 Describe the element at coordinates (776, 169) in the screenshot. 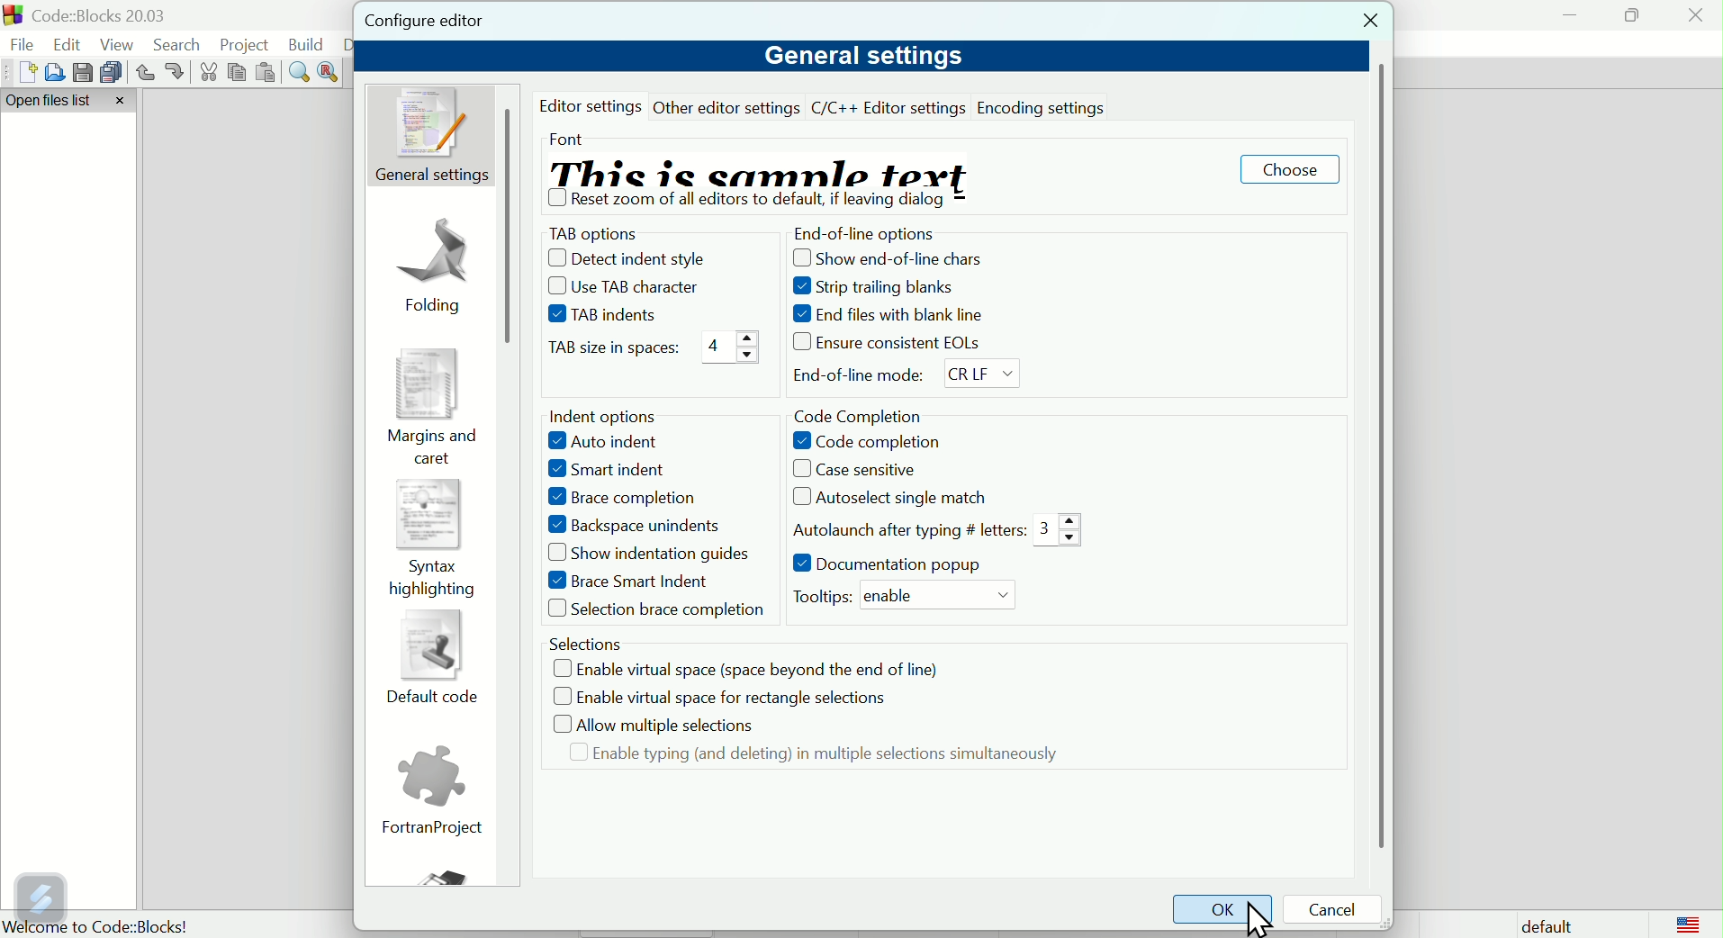

I see `This is sample text` at that location.